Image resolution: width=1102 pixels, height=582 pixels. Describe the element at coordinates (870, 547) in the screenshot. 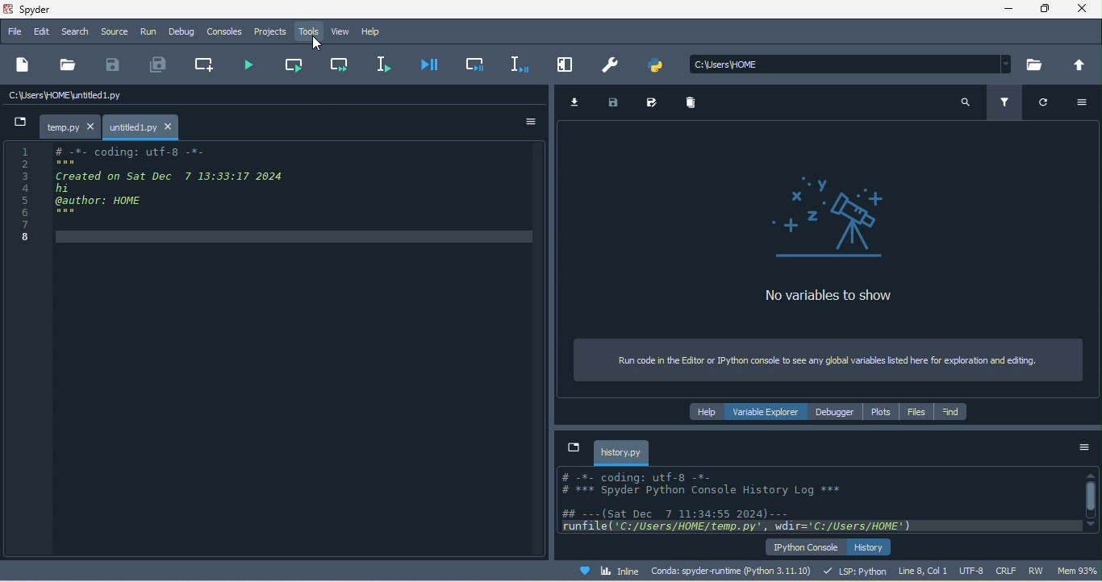

I see `hstory` at that location.